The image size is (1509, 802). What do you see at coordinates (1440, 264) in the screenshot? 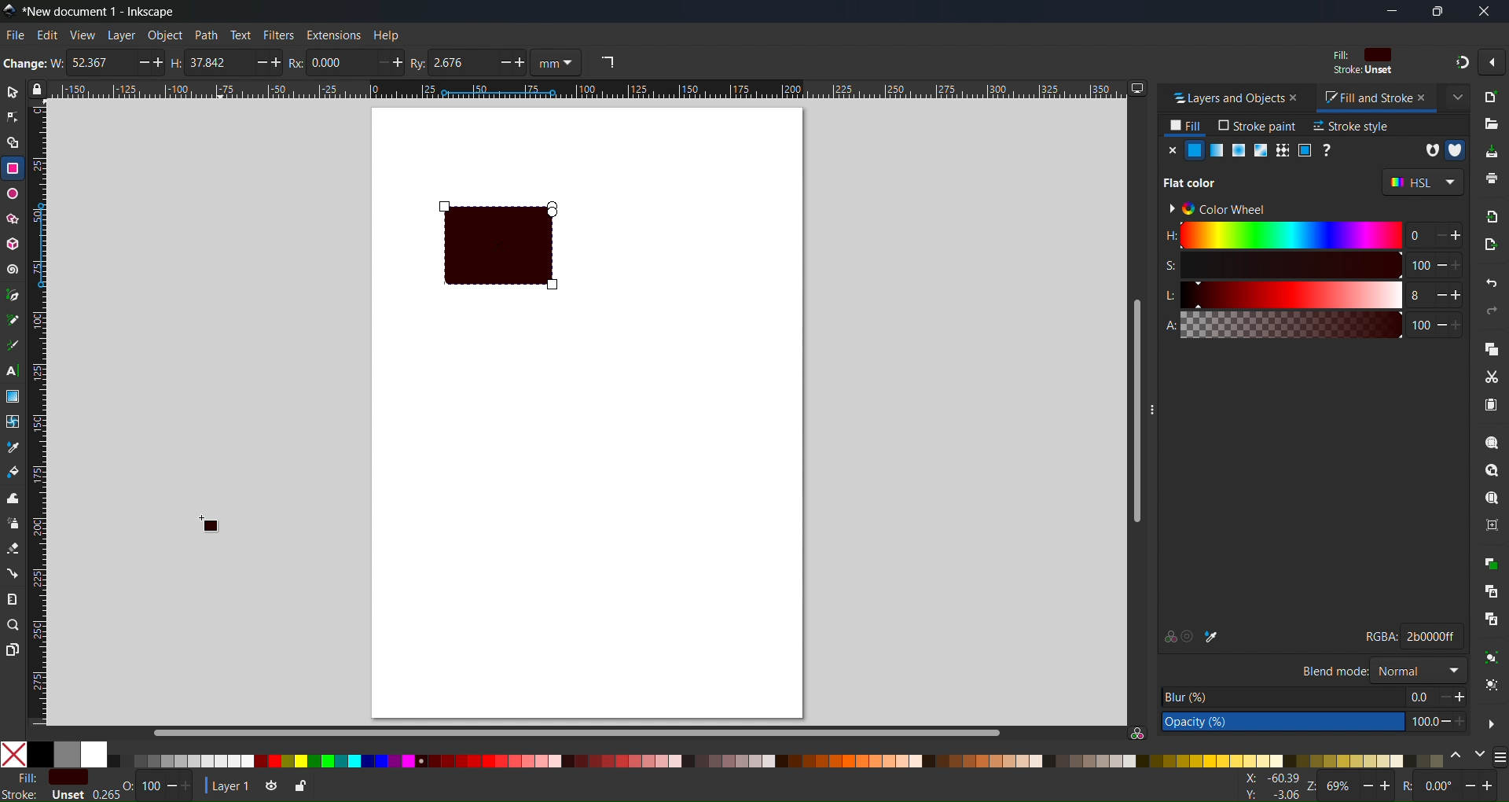
I see `decrease saturation` at bounding box center [1440, 264].